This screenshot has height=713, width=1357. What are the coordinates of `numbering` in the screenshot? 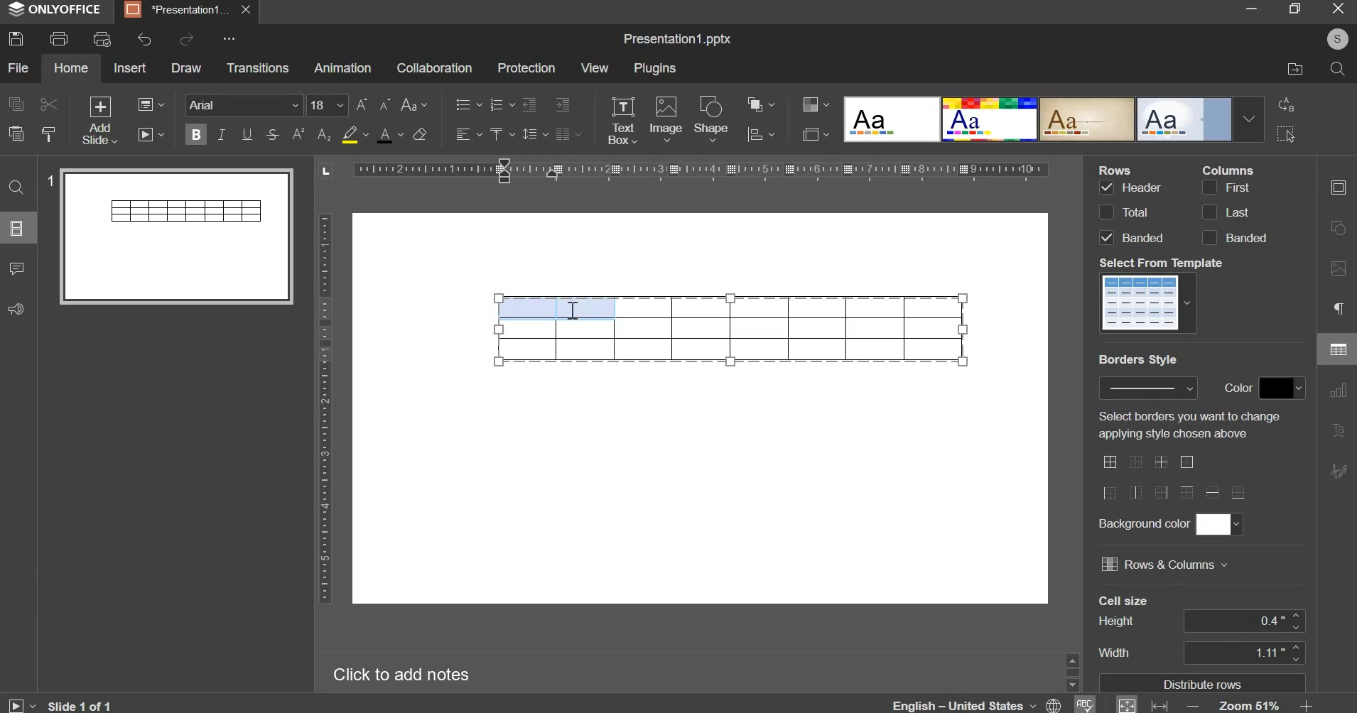 It's located at (499, 105).